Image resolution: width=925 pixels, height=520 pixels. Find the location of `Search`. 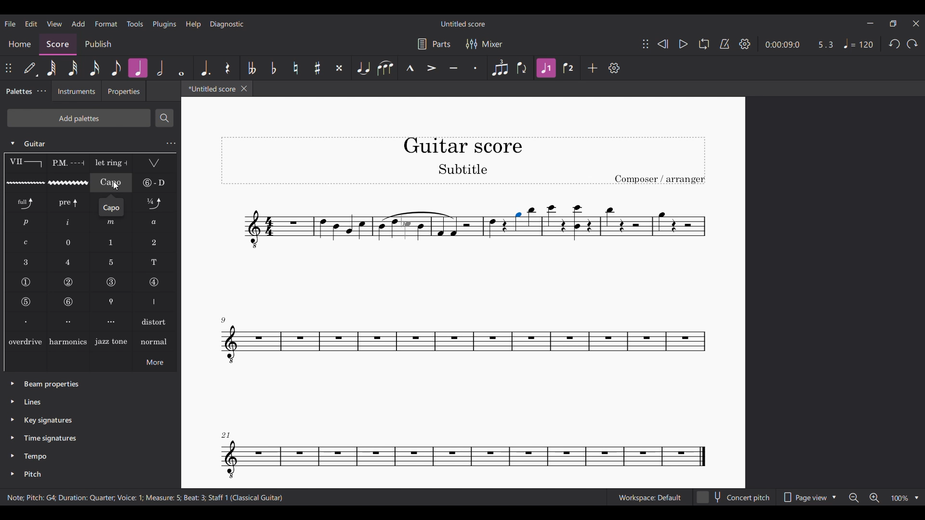

Search is located at coordinates (164, 118).